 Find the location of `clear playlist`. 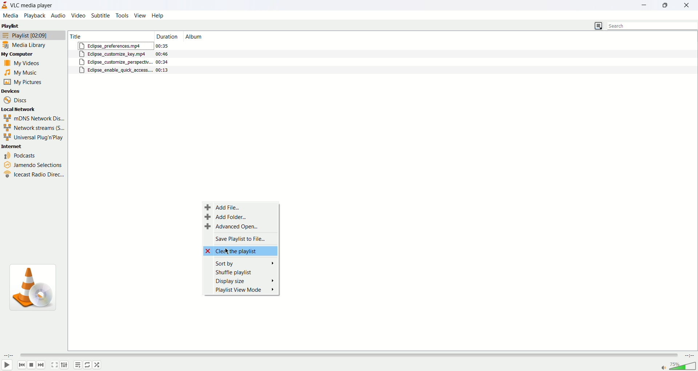

clear playlist is located at coordinates (240, 251).